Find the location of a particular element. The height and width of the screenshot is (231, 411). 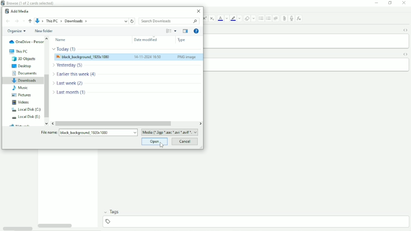

Text Highlight color is located at coordinates (233, 18).